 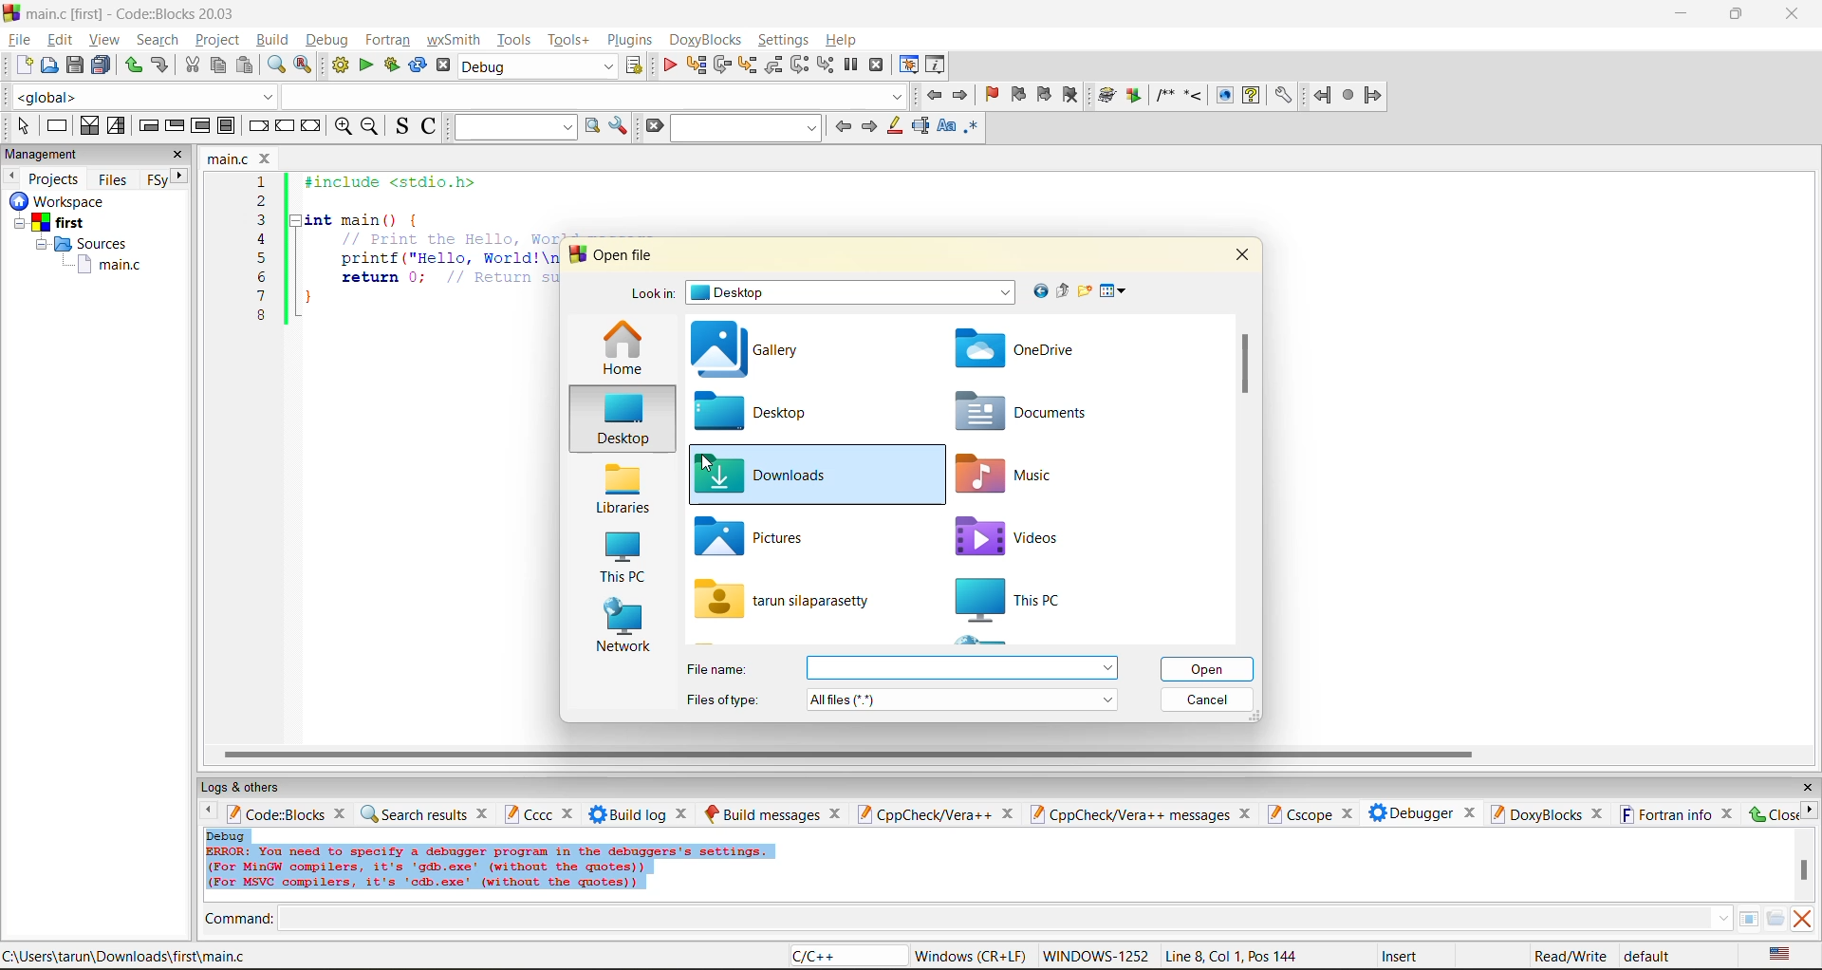 I want to click on decision, so click(x=88, y=125).